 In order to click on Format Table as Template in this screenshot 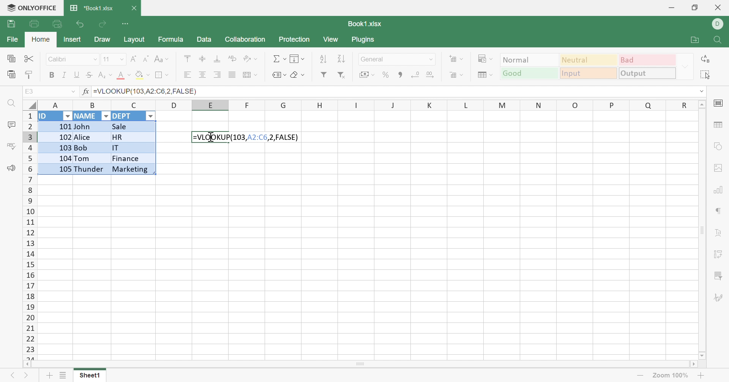, I will do `click(484, 75)`.